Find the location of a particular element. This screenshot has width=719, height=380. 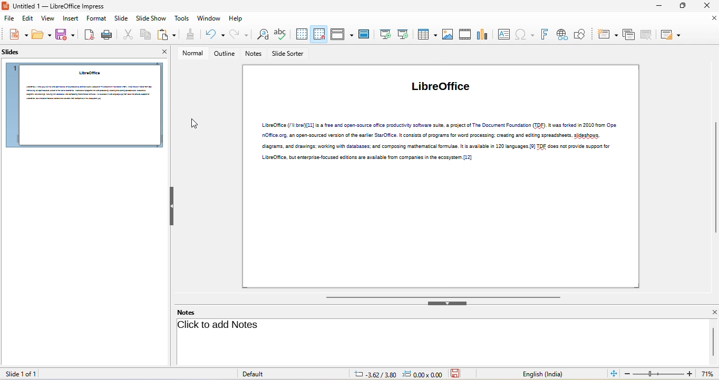

fit slide to current window is located at coordinates (614, 374).